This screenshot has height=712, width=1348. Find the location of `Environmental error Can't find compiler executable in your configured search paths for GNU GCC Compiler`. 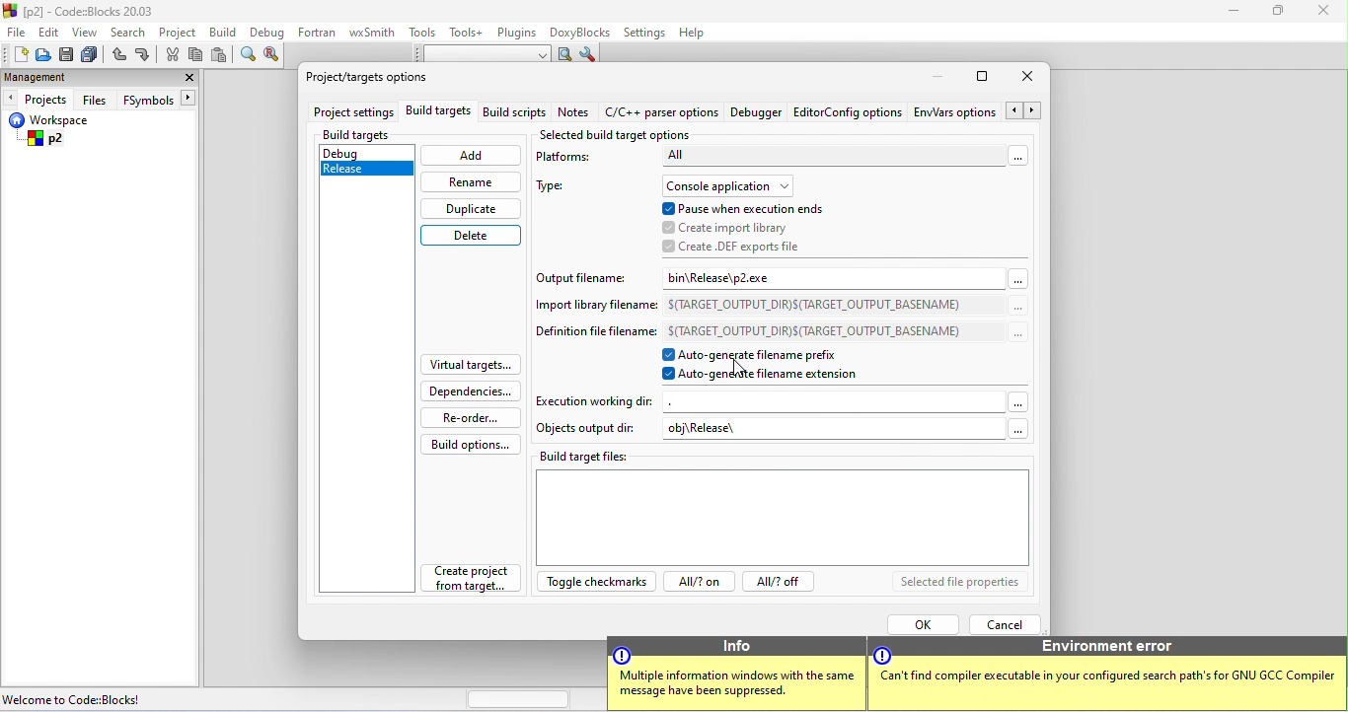

Environmental error Can't find compiler executable in your configured search paths for GNU GCC Compiler is located at coordinates (1101, 673).